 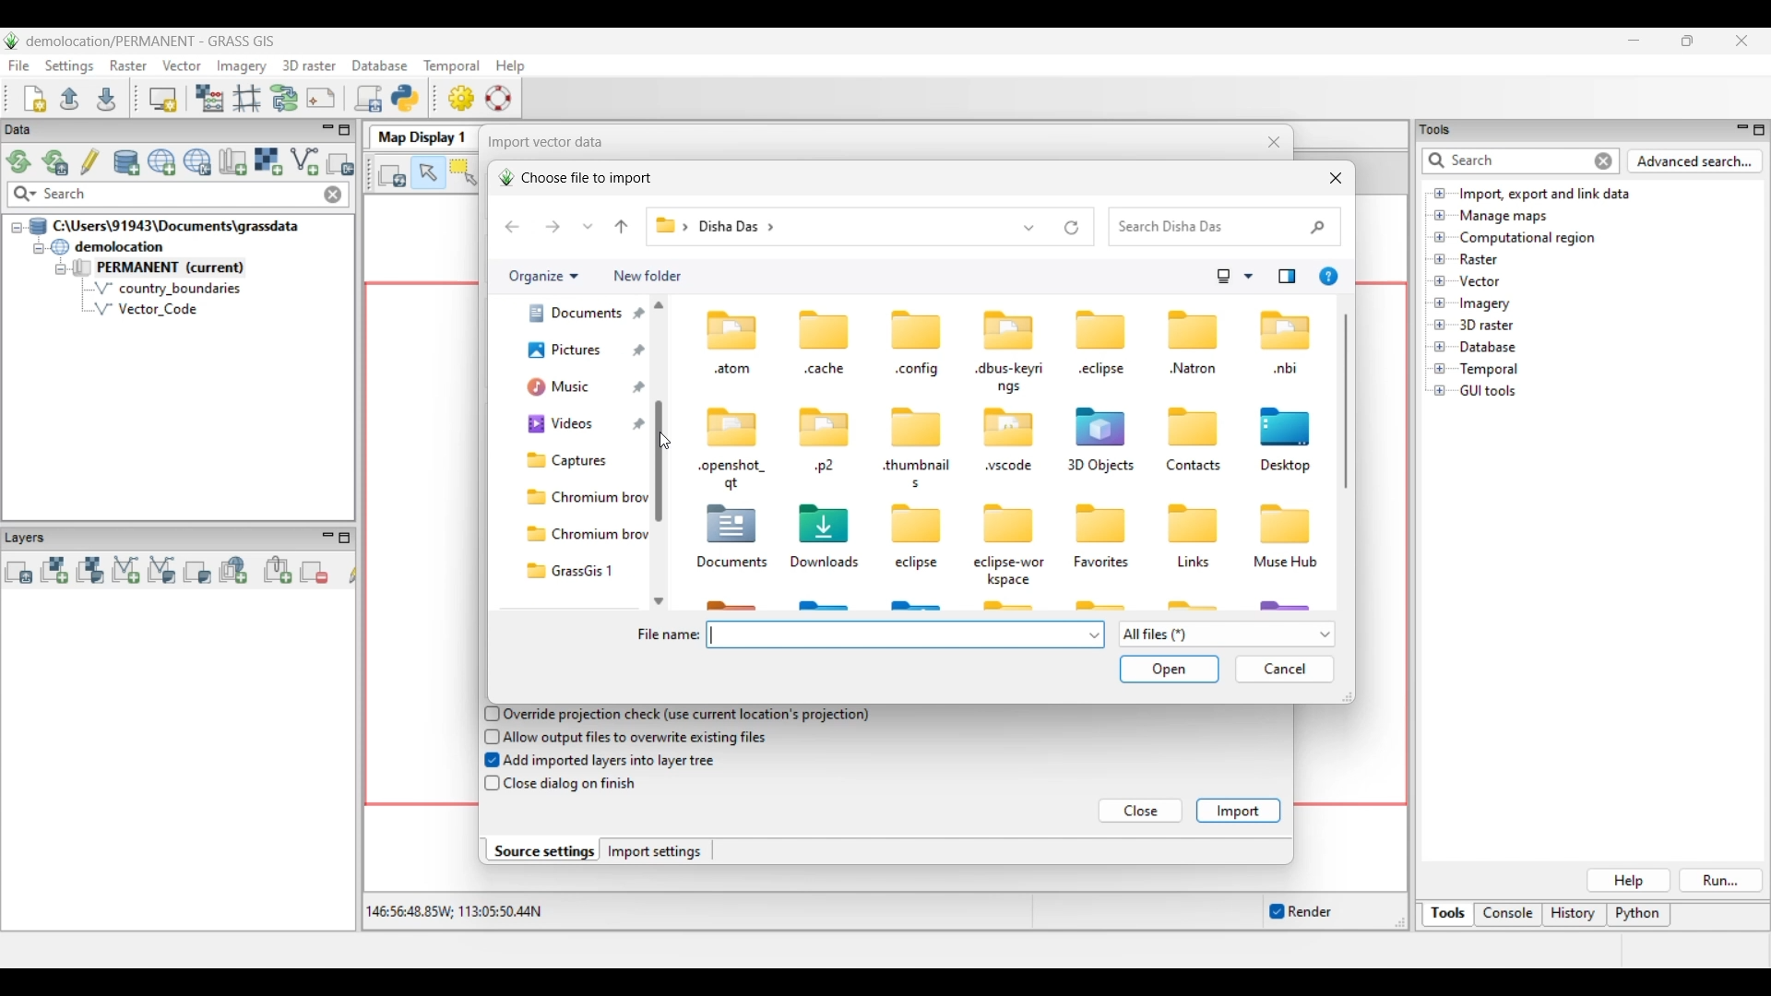 What do you see at coordinates (733, 475) in the screenshot?
I see `-openshot_
at` at bounding box center [733, 475].